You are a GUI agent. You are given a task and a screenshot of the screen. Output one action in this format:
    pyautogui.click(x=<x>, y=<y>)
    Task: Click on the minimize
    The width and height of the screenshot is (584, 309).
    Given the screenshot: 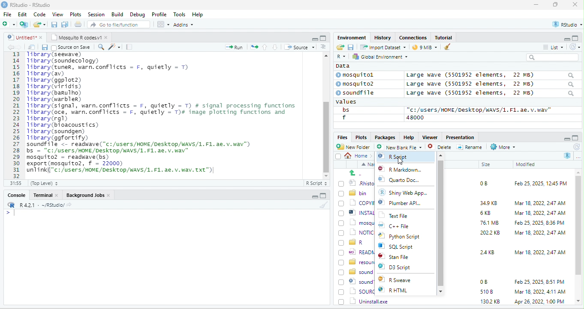 What is the action you would take?
    pyautogui.click(x=536, y=5)
    